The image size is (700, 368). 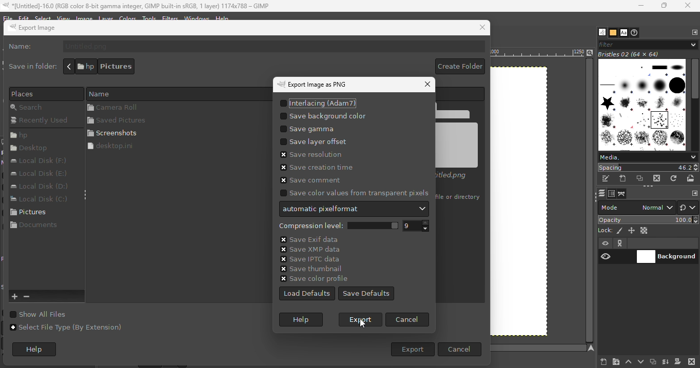 What do you see at coordinates (606, 179) in the screenshot?
I see `Edit this brush` at bounding box center [606, 179].